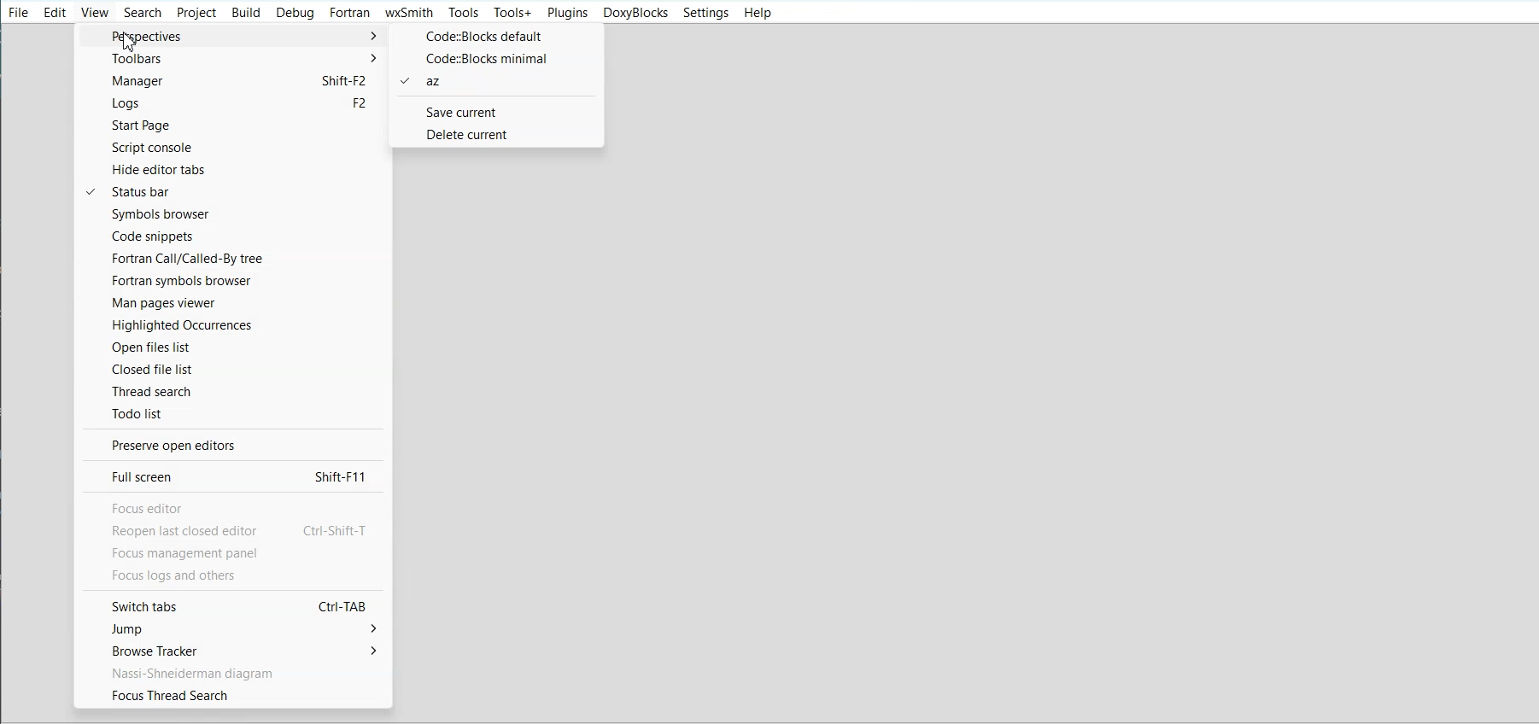  I want to click on Tools, so click(463, 12).